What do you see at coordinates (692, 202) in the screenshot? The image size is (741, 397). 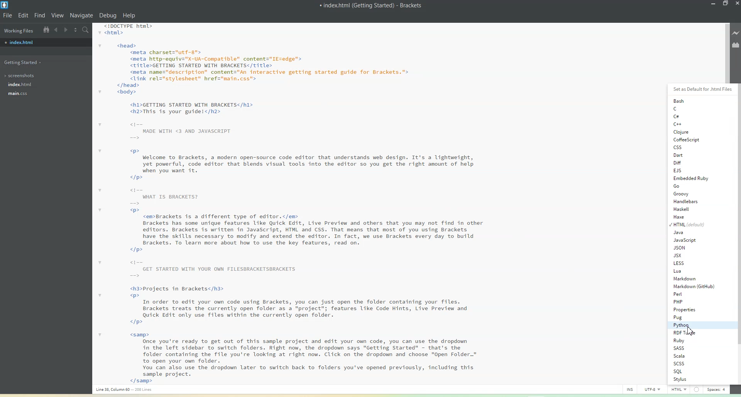 I see `Handlebars` at bounding box center [692, 202].